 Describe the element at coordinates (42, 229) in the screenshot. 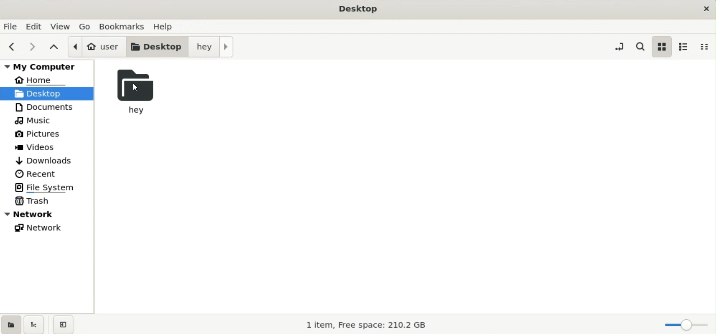

I see `network` at that location.